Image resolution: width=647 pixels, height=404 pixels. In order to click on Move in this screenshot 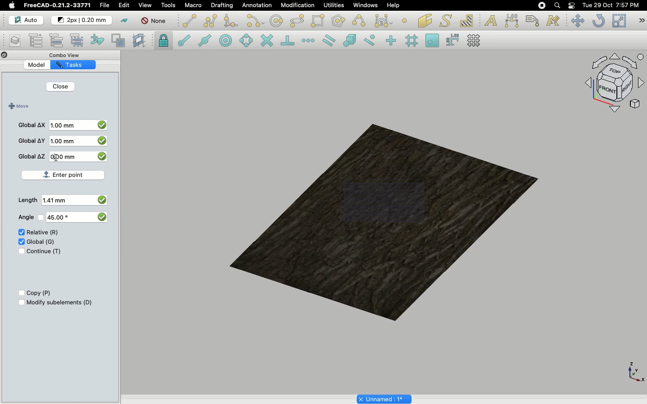, I will do `click(577, 21)`.